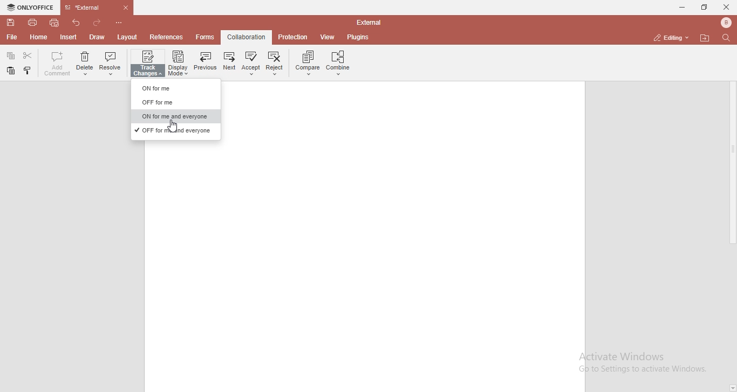  Describe the element at coordinates (76, 23) in the screenshot. I see `undo` at that location.